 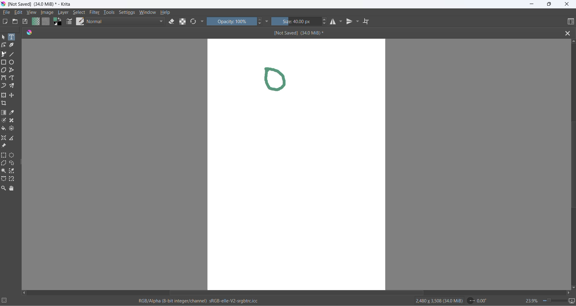 What do you see at coordinates (15, 38) in the screenshot?
I see `text tool` at bounding box center [15, 38].